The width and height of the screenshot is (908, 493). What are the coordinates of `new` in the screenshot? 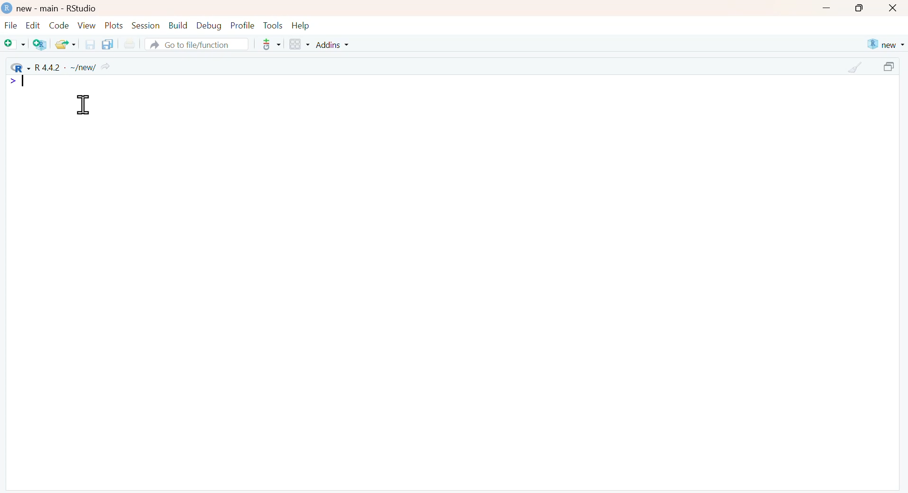 It's located at (885, 45).